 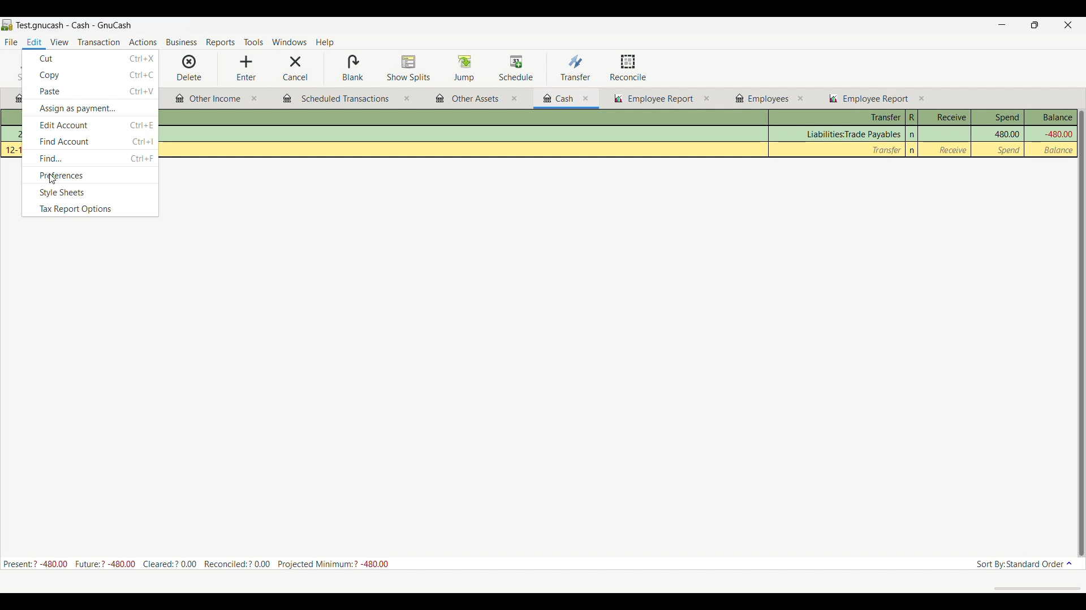 I want to click on Transfer column, so click(x=852, y=134).